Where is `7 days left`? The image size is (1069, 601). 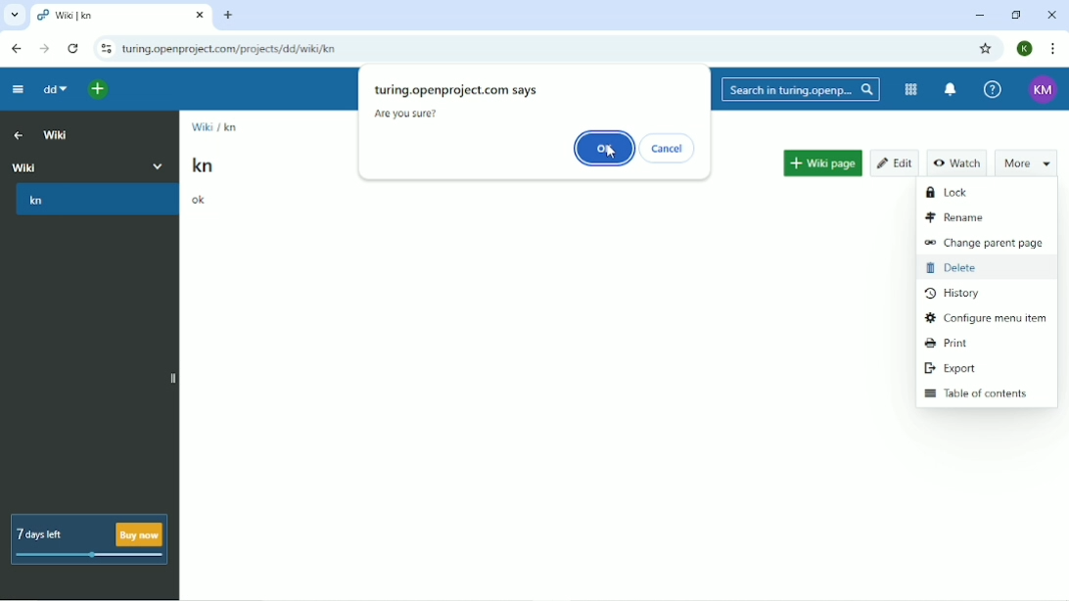
7 days left is located at coordinates (53, 528).